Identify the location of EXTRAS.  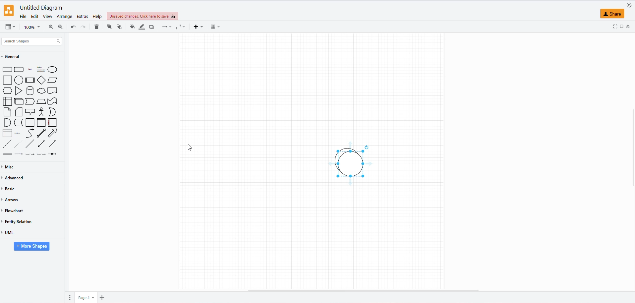
(82, 17).